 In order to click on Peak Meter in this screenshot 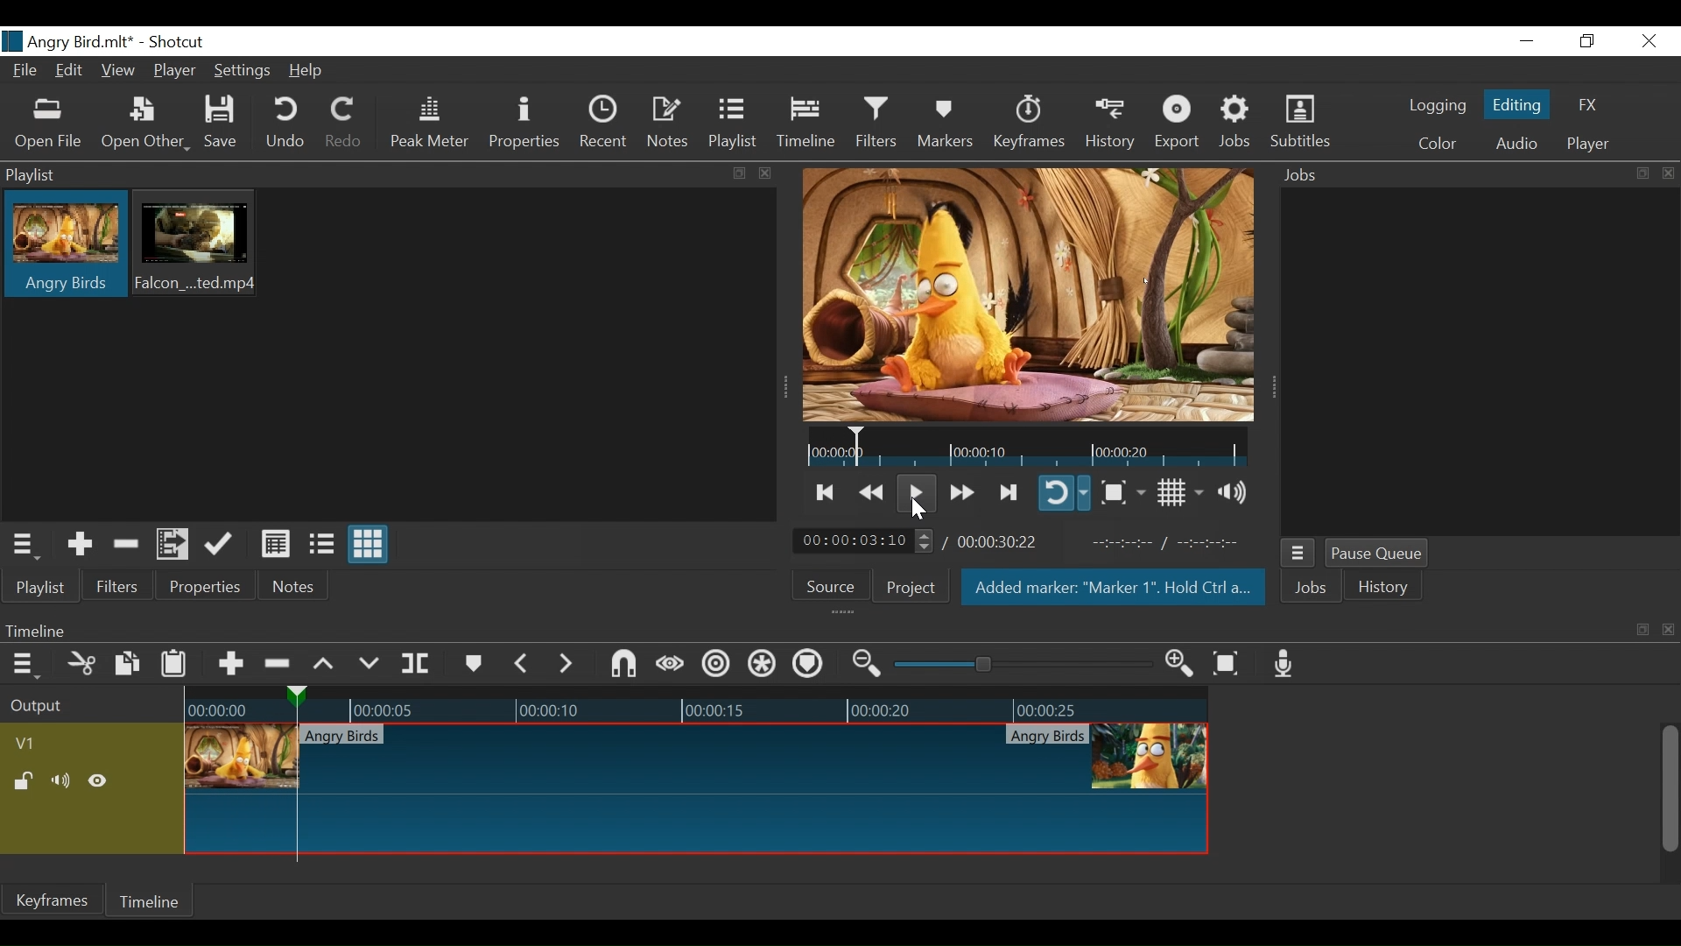, I will do `click(429, 125)`.